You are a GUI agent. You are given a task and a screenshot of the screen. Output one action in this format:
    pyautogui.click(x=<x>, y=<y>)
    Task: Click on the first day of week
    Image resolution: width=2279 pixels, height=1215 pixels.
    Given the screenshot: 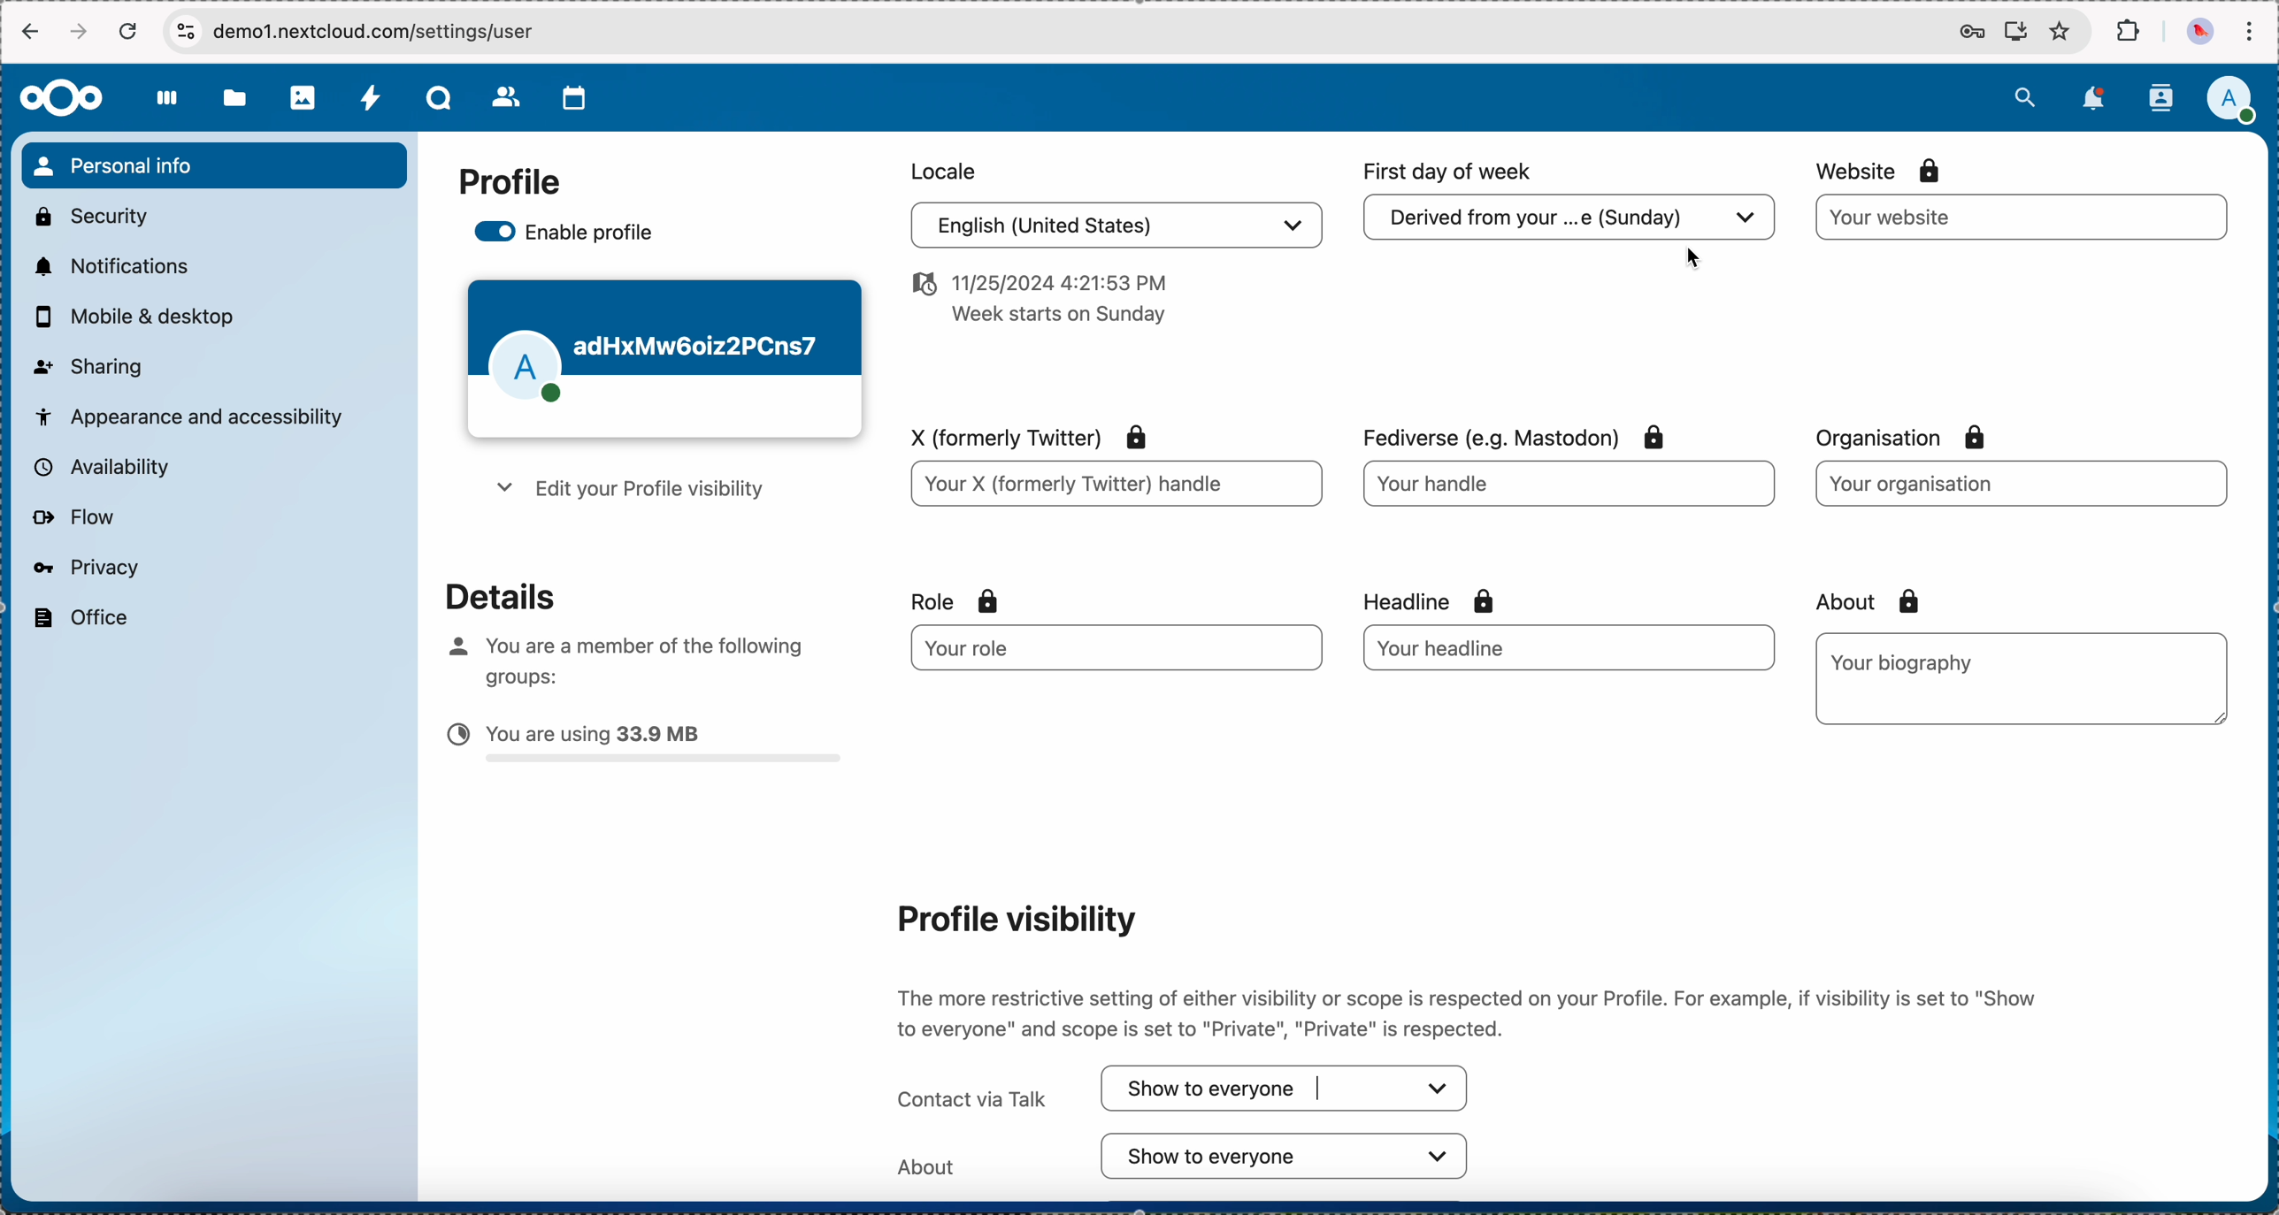 What is the action you would take?
    pyautogui.click(x=1451, y=172)
    